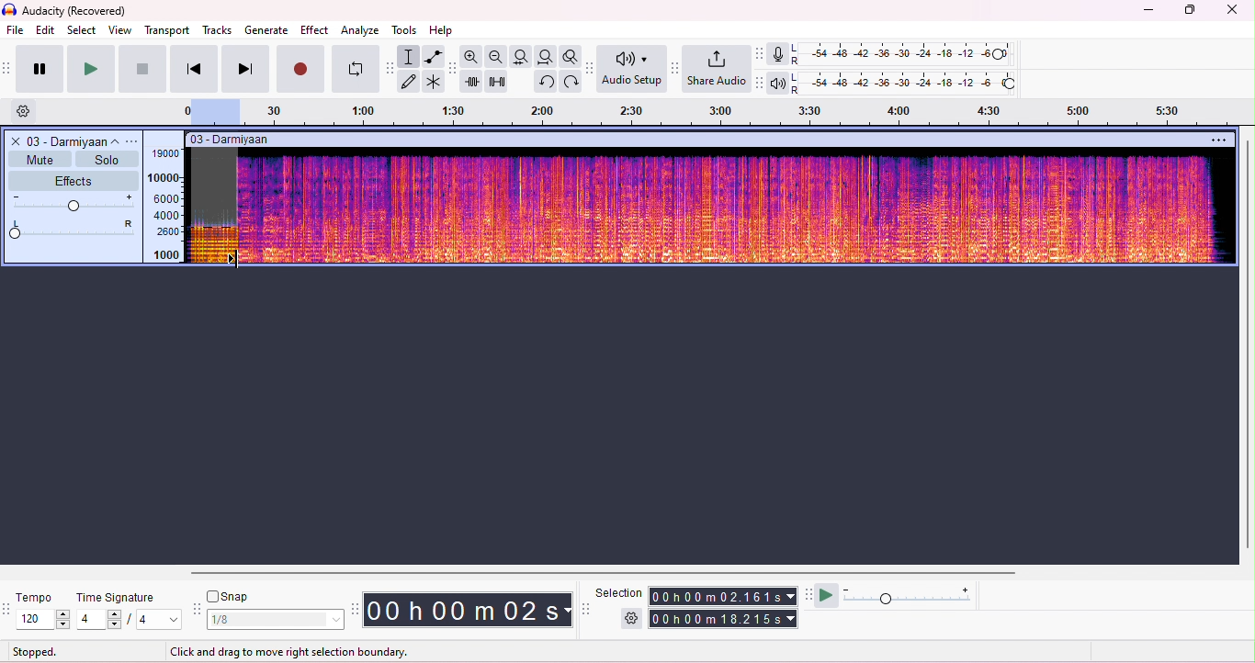 Image resolution: width=1255 pixels, height=663 pixels. What do you see at coordinates (390, 69) in the screenshot?
I see `tools toolbar` at bounding box center [390, 69].